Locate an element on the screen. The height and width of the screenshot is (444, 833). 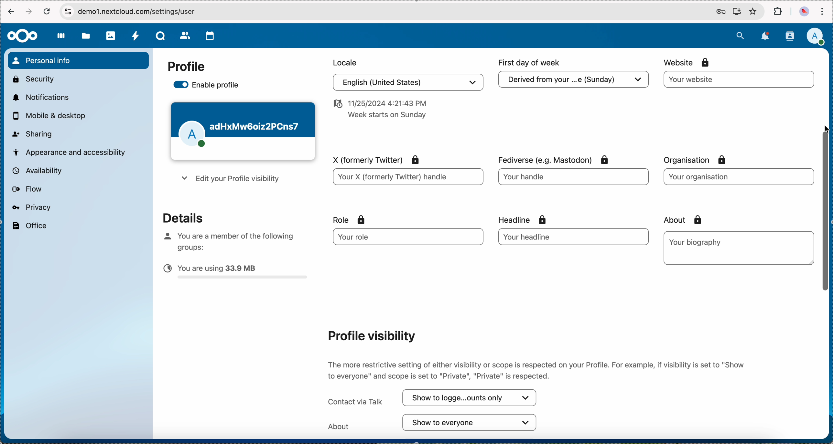
profile picture is located at coordinates (803, 12).